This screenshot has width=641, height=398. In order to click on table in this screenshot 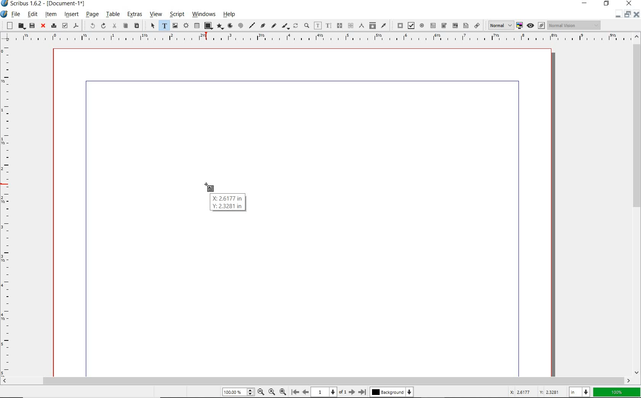, I will do `click(113, 15)`.